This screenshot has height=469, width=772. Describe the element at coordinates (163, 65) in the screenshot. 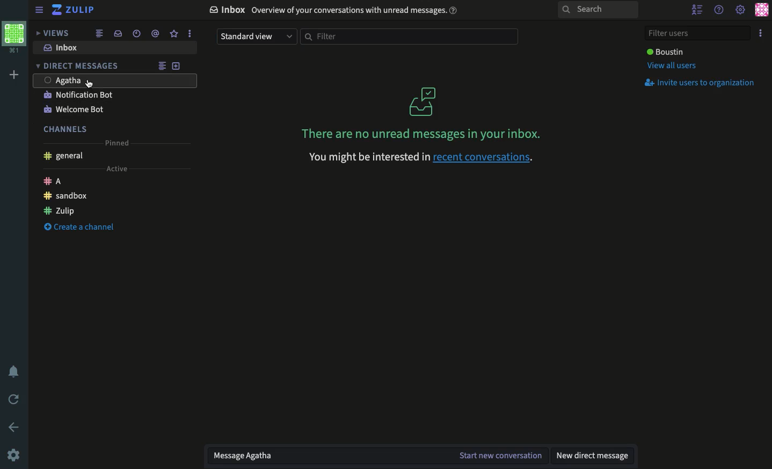

I see `Feed` at that location.